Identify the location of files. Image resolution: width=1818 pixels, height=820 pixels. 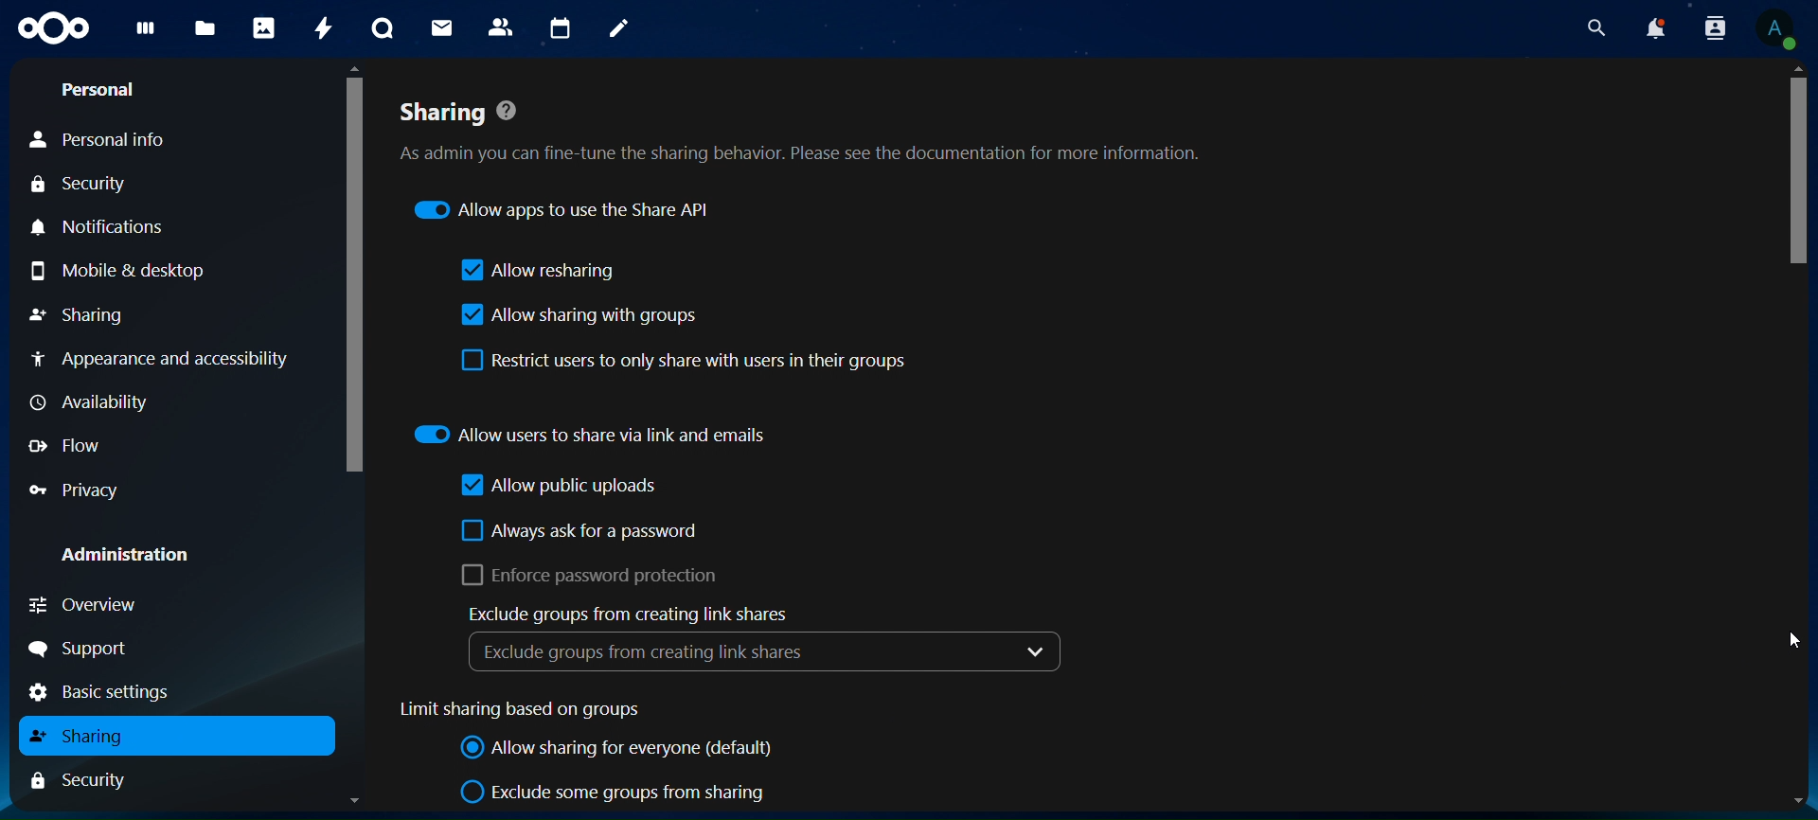
(205, 29).